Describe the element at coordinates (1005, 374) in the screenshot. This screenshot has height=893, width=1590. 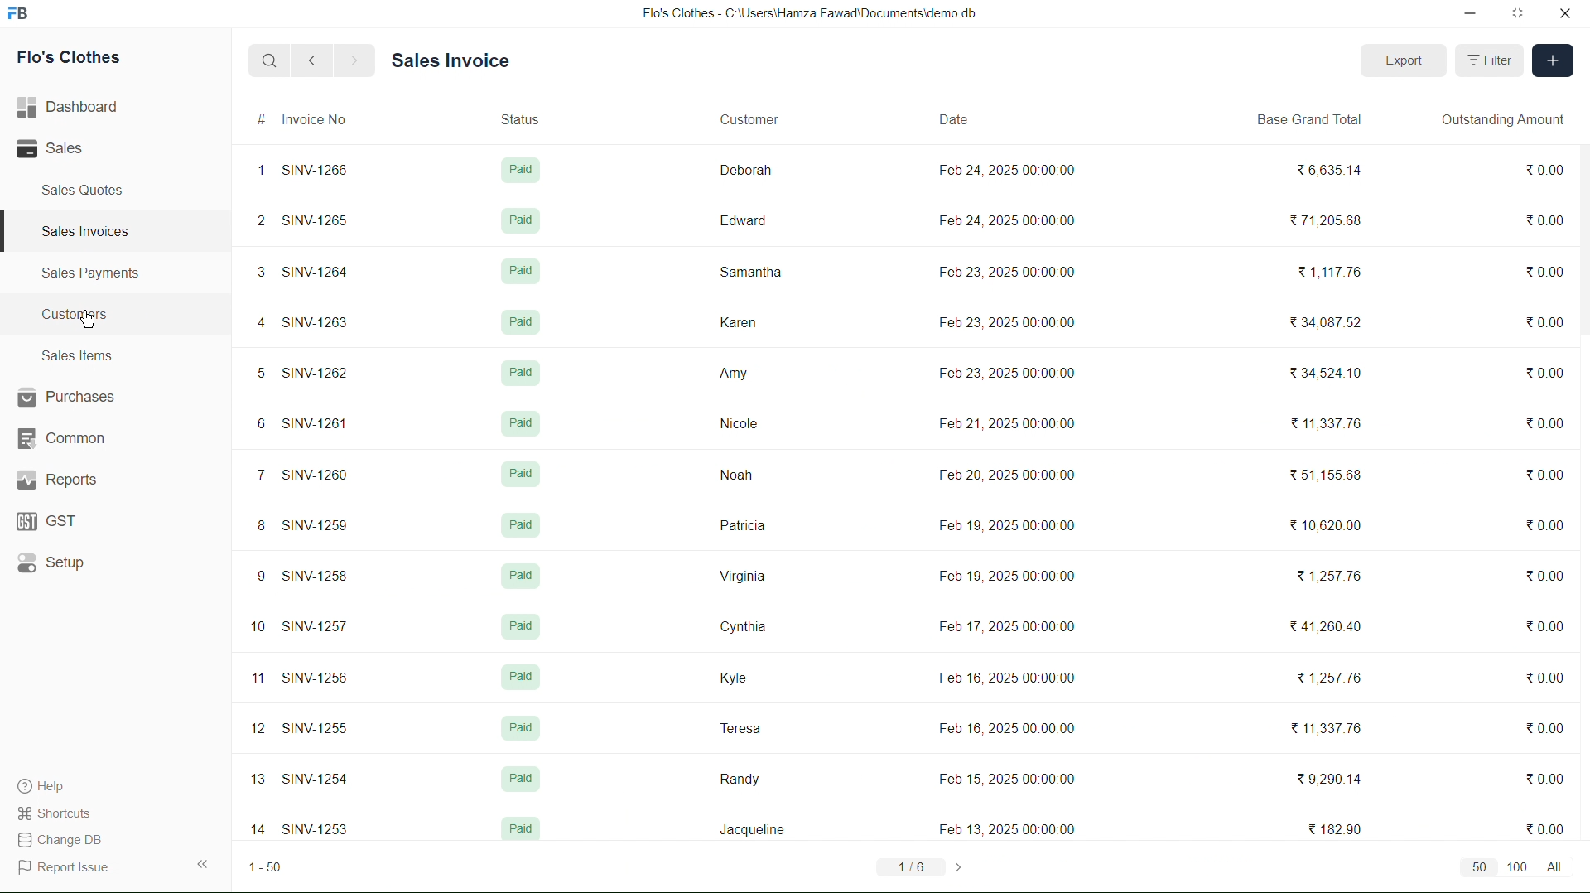
I see `Feb 23, 2025 00:00:00` at that location.